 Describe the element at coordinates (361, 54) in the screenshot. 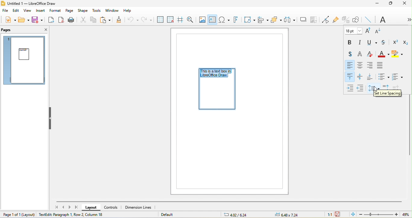

I see `apply outline` at that location.